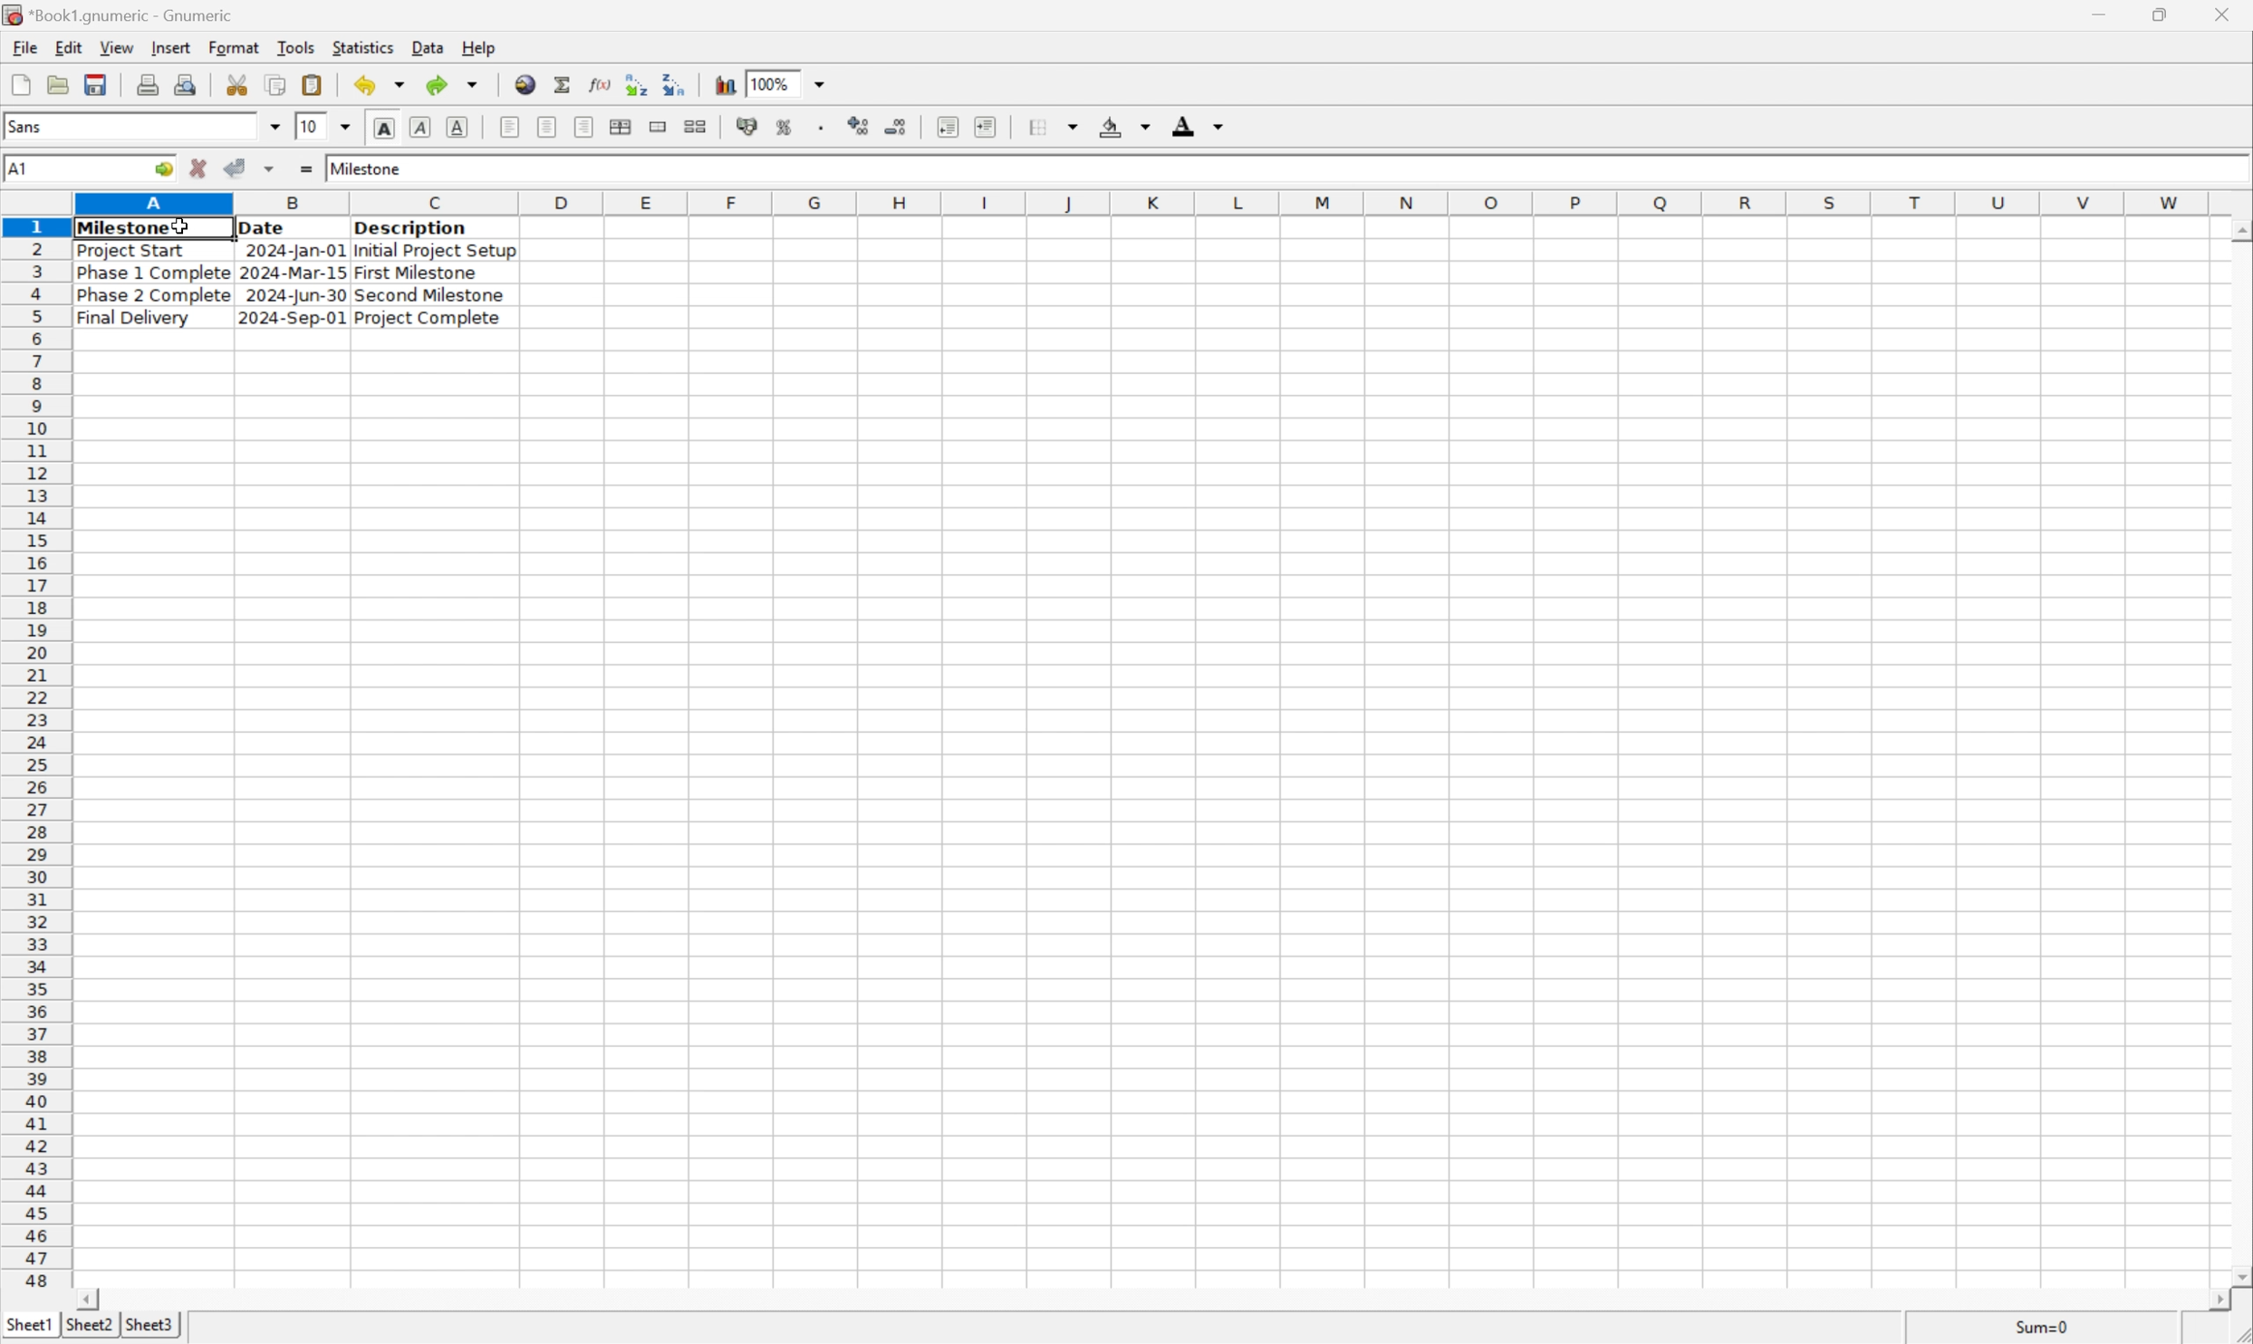 Image resolution: width=2253 pixels, height=1344 pixels. Describe the element at coordinates (545, 129) in the screenshot. I see `center horizontally` at that location.